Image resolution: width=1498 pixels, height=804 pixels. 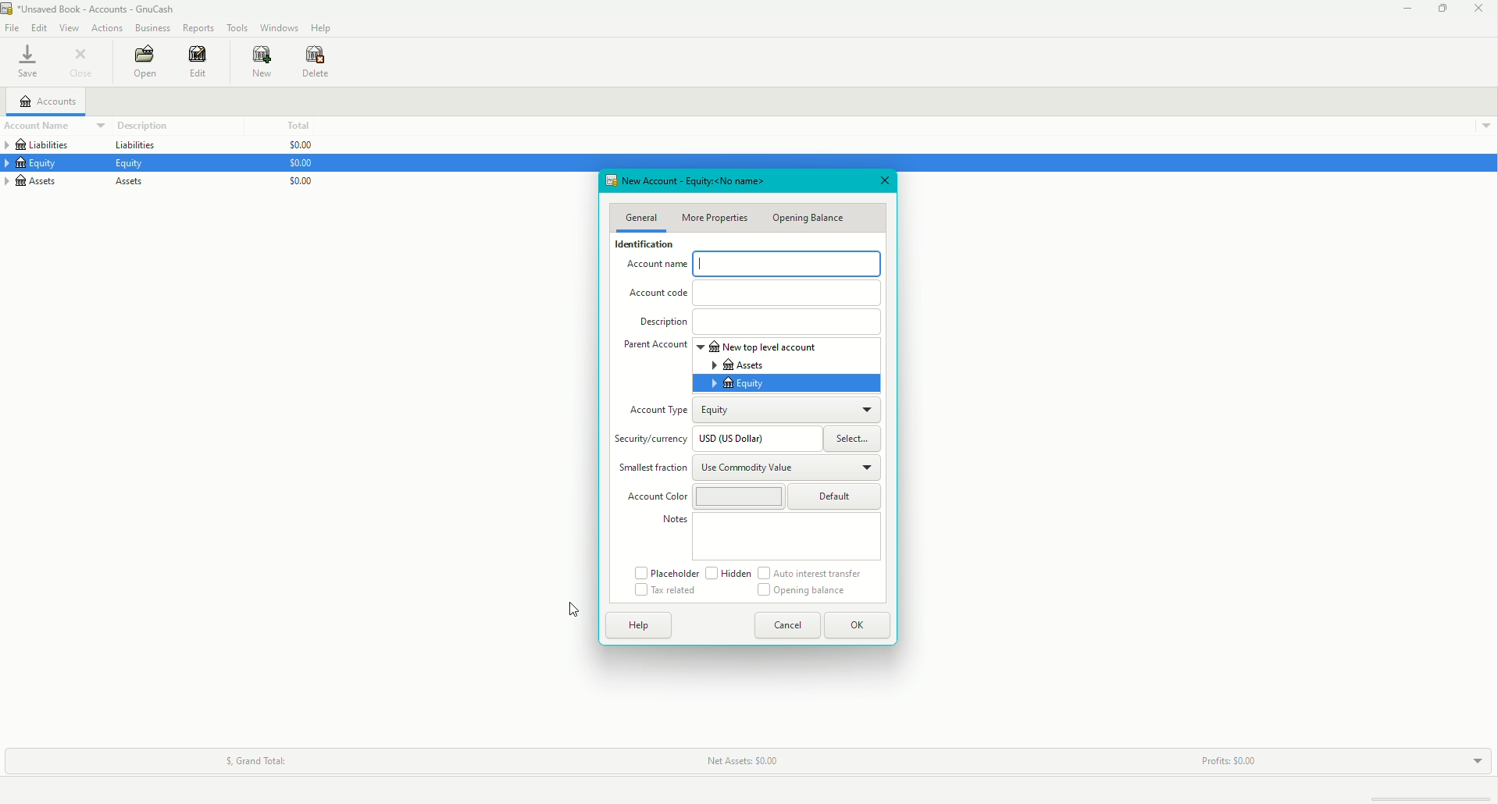 I want to click on Reports, so click(x=198, y=27).